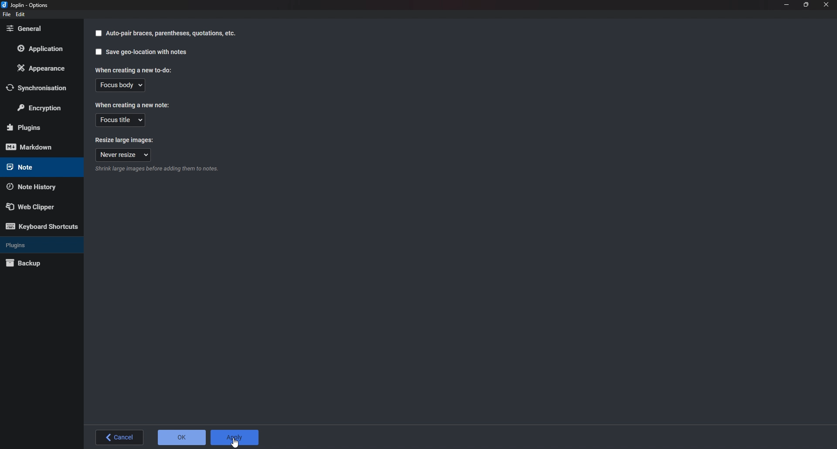 This screenshot has height=449, width=837. Describe the element at coordinates (180, 437) in the screenshot. I see `O K` at that location.